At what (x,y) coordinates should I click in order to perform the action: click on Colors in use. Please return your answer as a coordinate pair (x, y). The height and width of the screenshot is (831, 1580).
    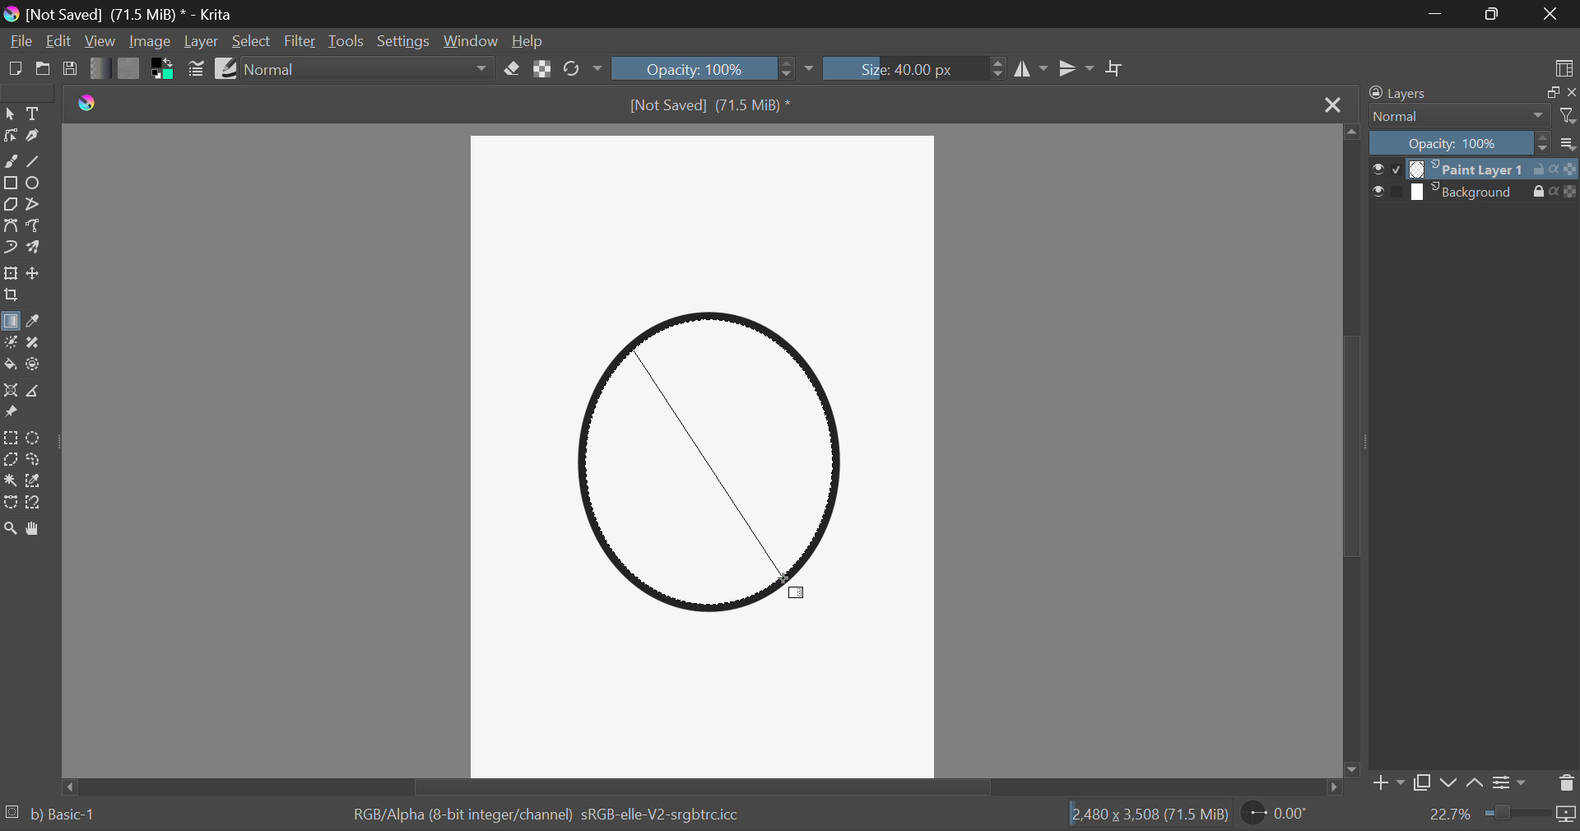
    Looking at the image, I should click on (163, 70).